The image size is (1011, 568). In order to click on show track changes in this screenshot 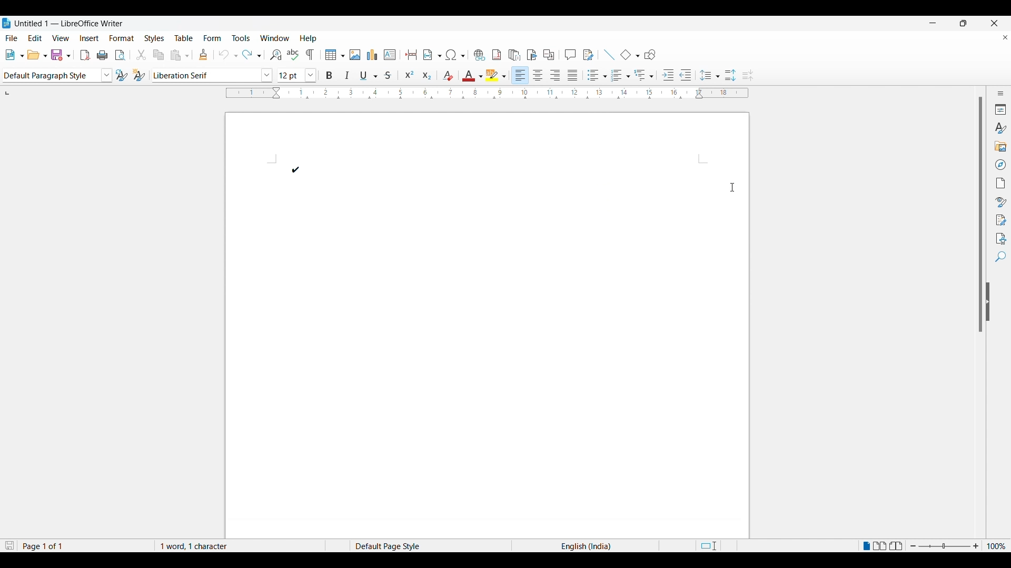, I will do `click(589, 54)`.